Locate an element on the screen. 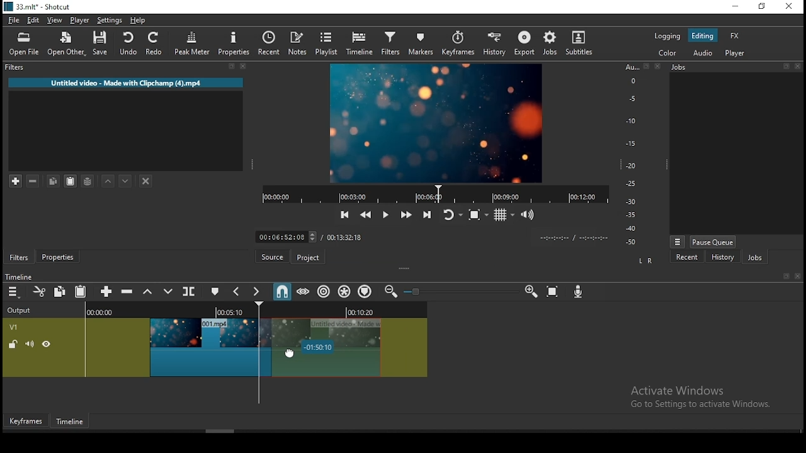 The height and width of the screenshot is (453, 806). toggle player looping is located at coordinates (451, 215).